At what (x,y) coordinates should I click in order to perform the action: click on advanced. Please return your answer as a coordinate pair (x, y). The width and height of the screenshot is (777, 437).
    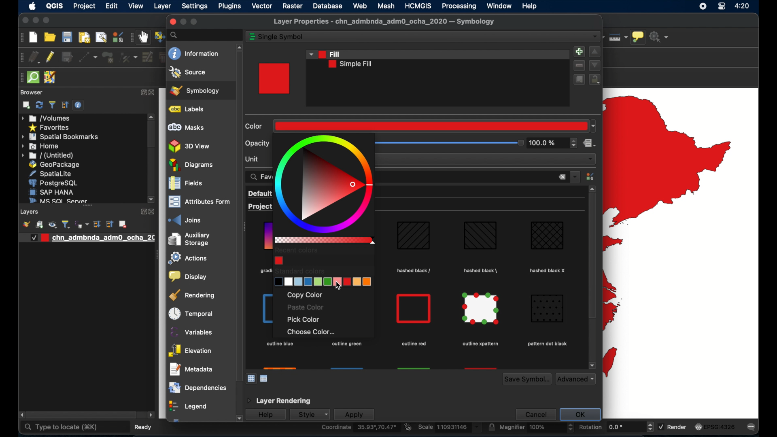
    Looking at the image, I should click on (576, 379).